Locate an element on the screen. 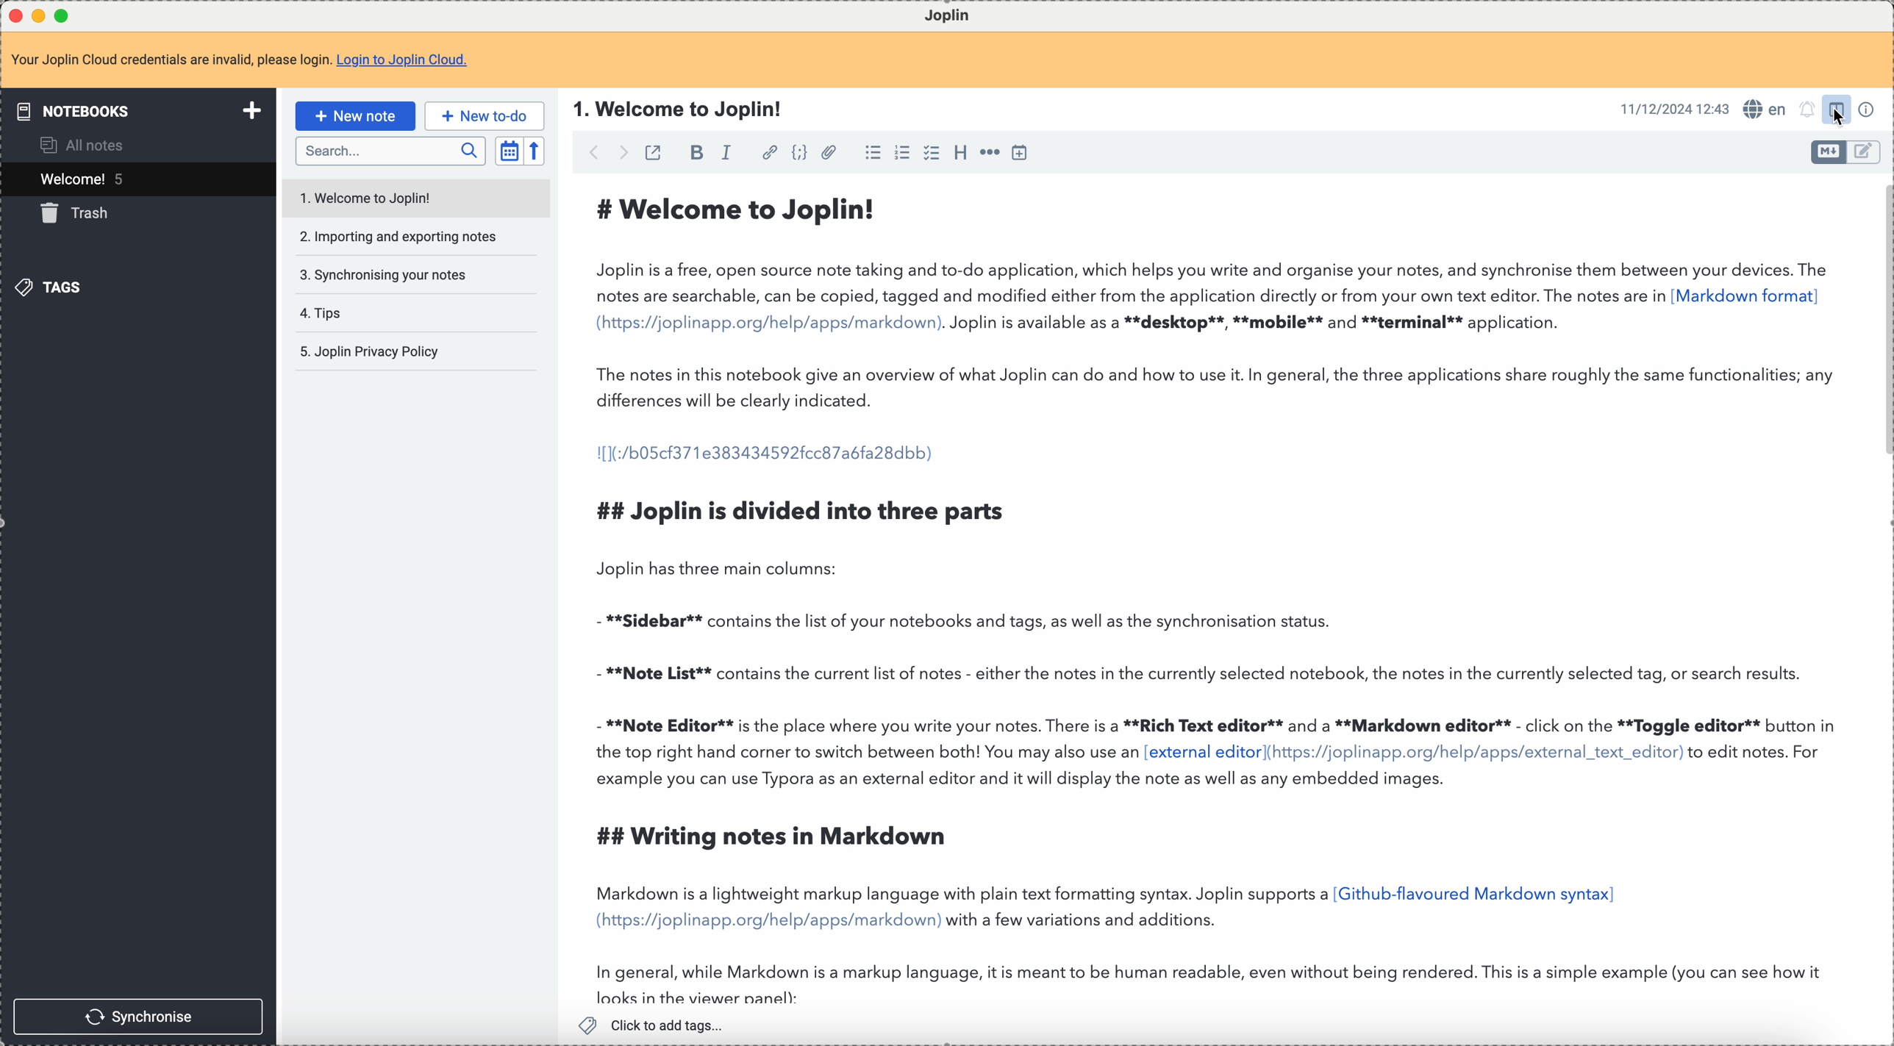  toggle editor is located at coordinates (1823, 153).